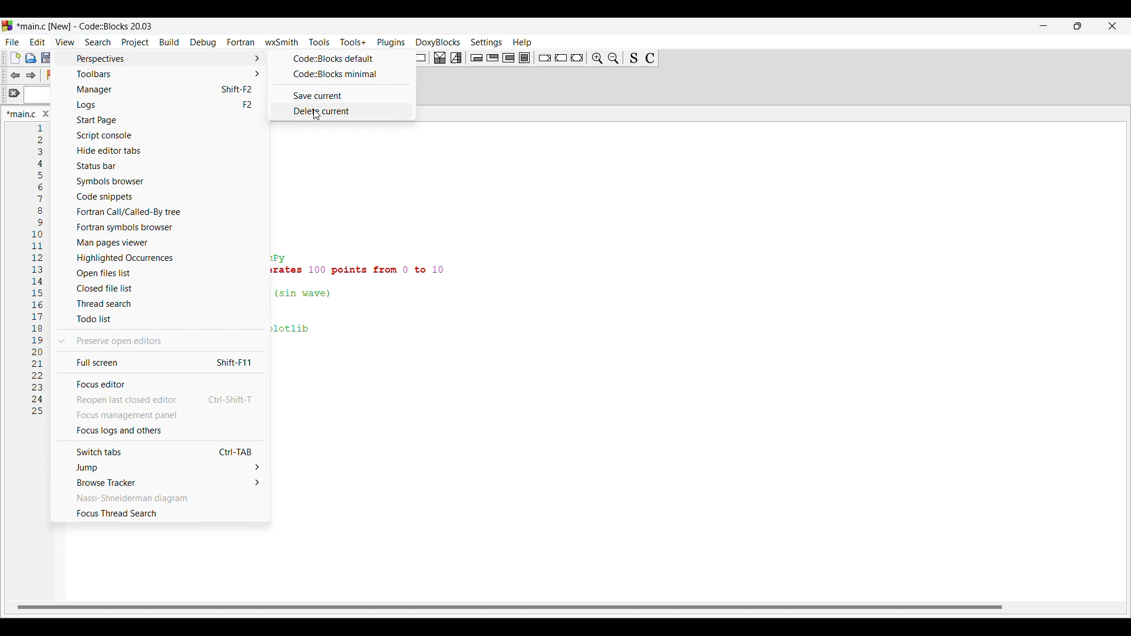  What do you see at coordinates (577, 58) in the screenshot?
I see `Return instruction` at bounding box center [577, 58].